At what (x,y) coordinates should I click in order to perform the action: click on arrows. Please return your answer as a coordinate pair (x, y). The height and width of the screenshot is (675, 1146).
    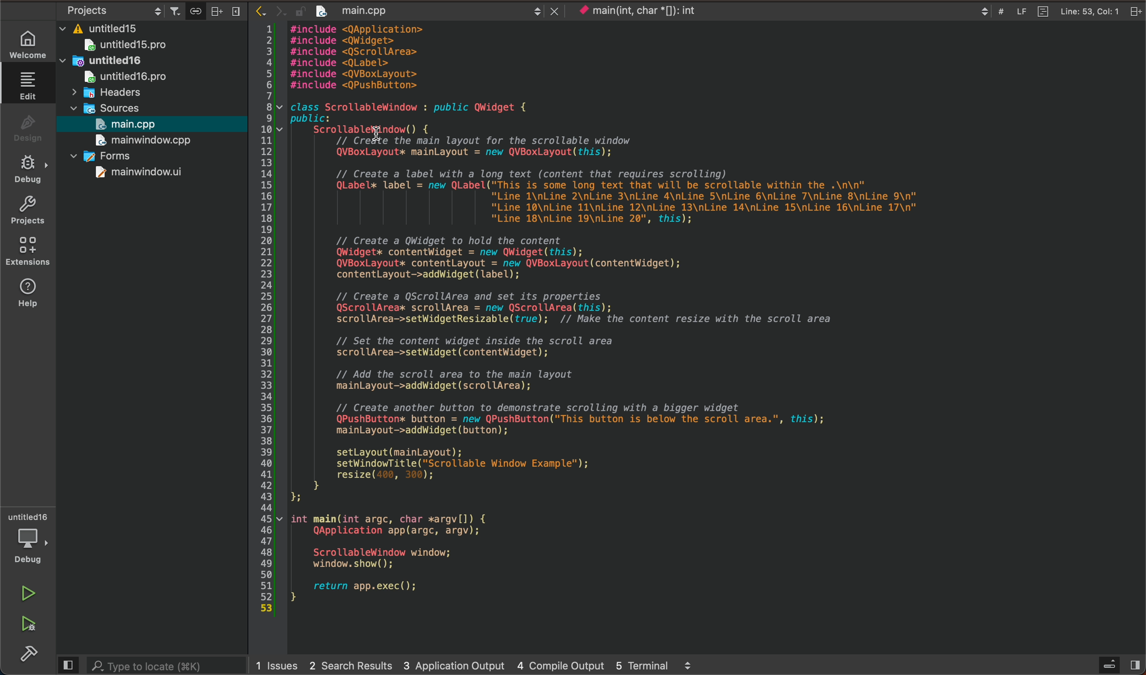
    Looking at the image, I should click on (275, 12).